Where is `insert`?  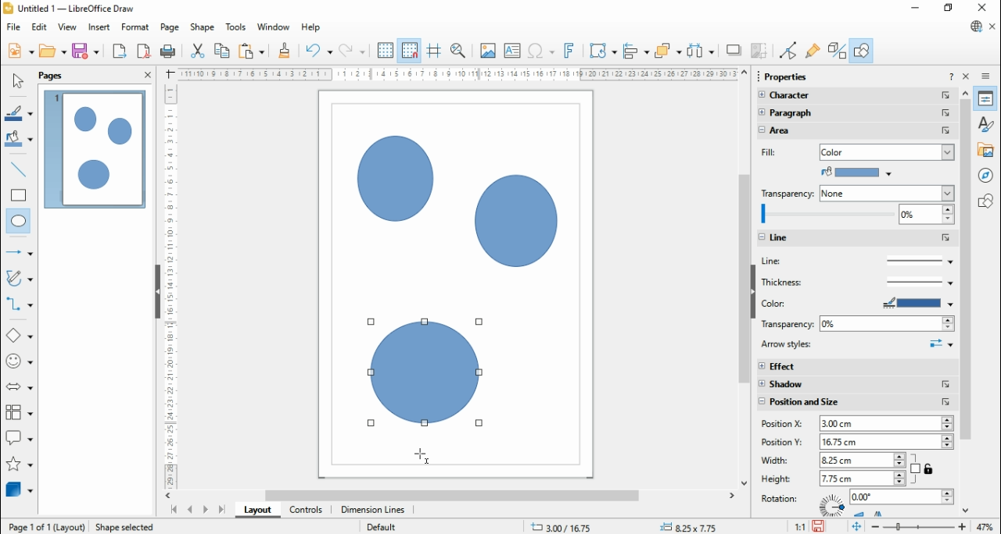
insert is located at coordinates (99, 28).